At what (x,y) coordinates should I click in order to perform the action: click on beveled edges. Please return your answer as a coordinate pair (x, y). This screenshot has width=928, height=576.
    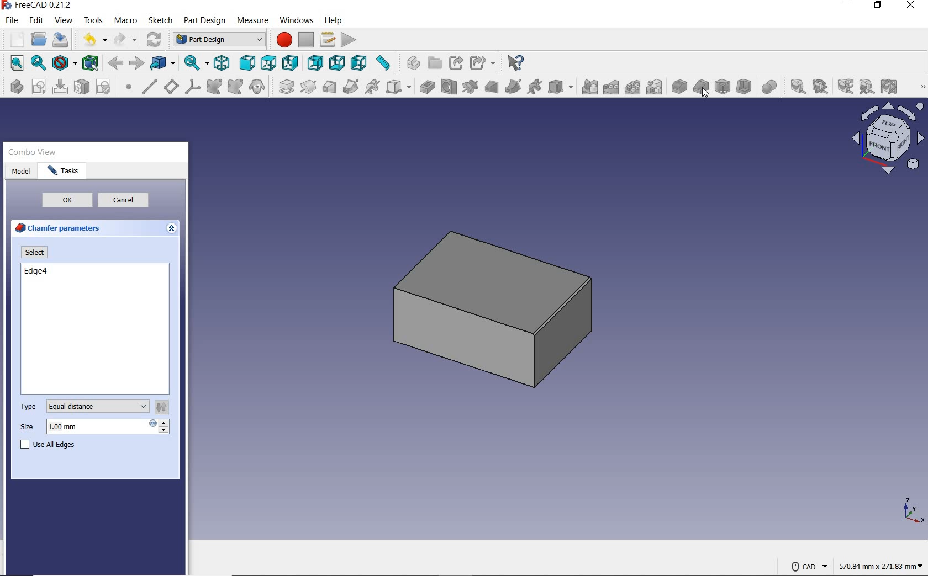
    Looking at the image, I should click on (553, 306).